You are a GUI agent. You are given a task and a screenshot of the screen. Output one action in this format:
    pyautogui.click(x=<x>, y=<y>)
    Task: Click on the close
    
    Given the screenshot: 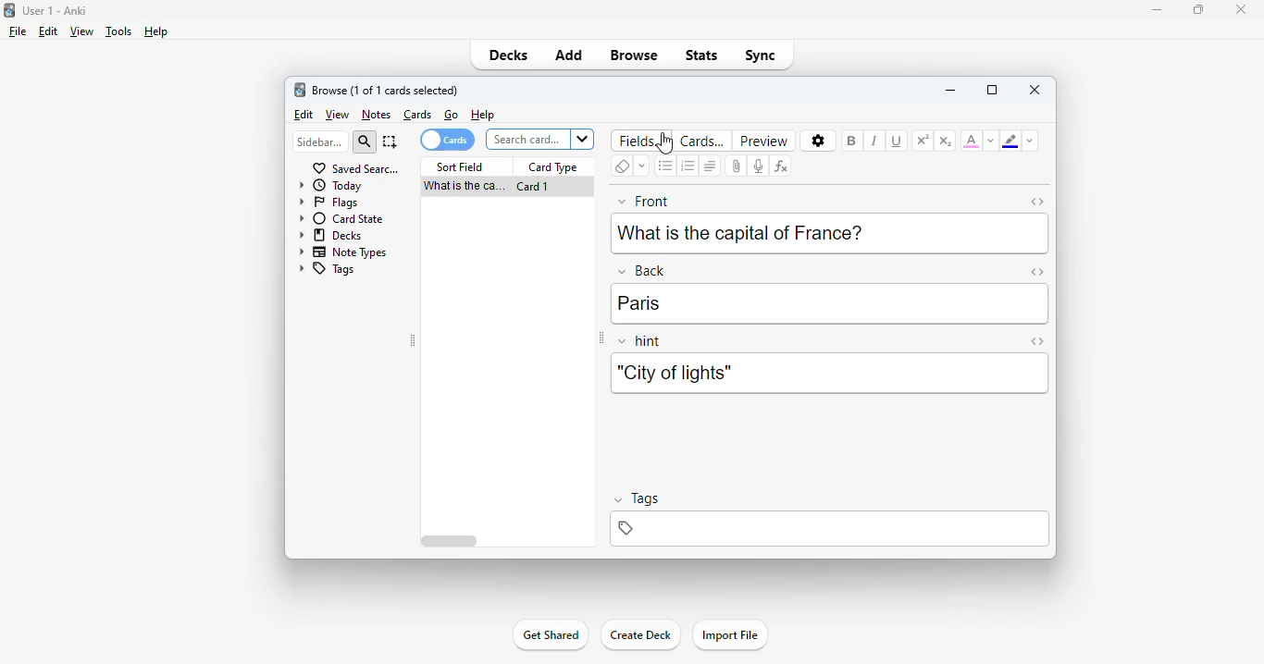 What is the action you would take?
    pyautogui.click(x=1035, y=89)
    